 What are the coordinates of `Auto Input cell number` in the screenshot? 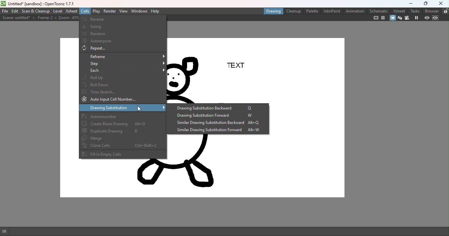 It's located at (124, 100).